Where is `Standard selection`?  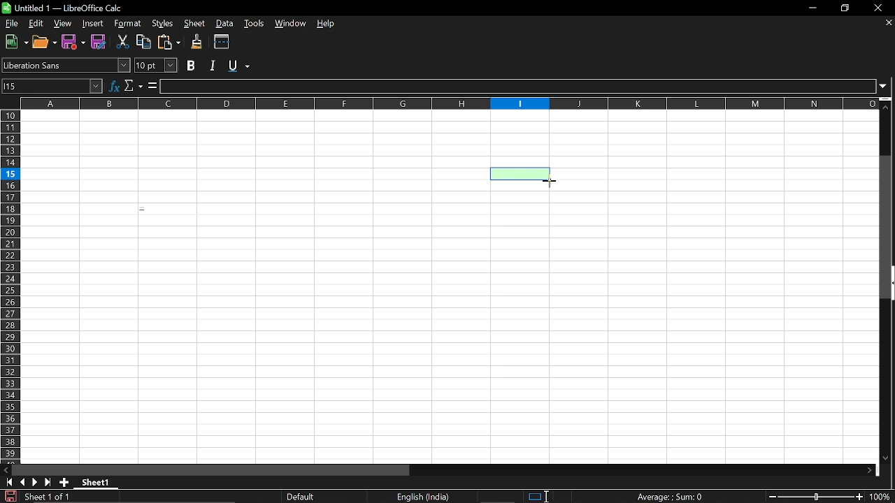
Standard selection is located at coordinates (533, 495).